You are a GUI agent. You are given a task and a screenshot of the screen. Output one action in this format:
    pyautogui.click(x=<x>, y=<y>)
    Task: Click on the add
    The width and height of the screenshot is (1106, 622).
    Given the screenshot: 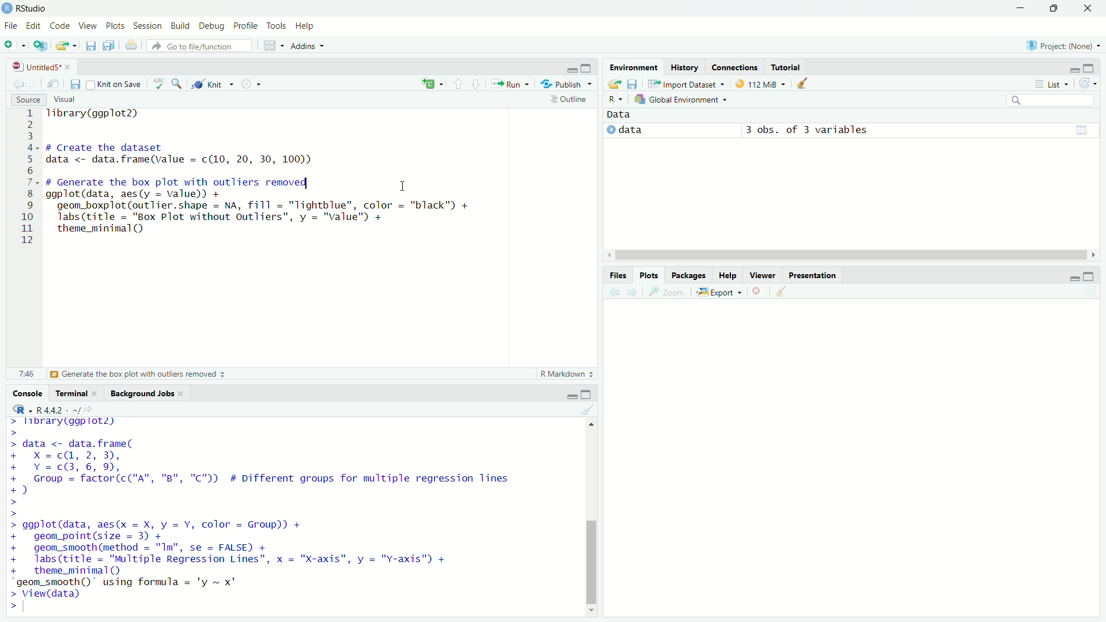 What is the action you would take?
    pyautogui.click(x=13, y=47)
    